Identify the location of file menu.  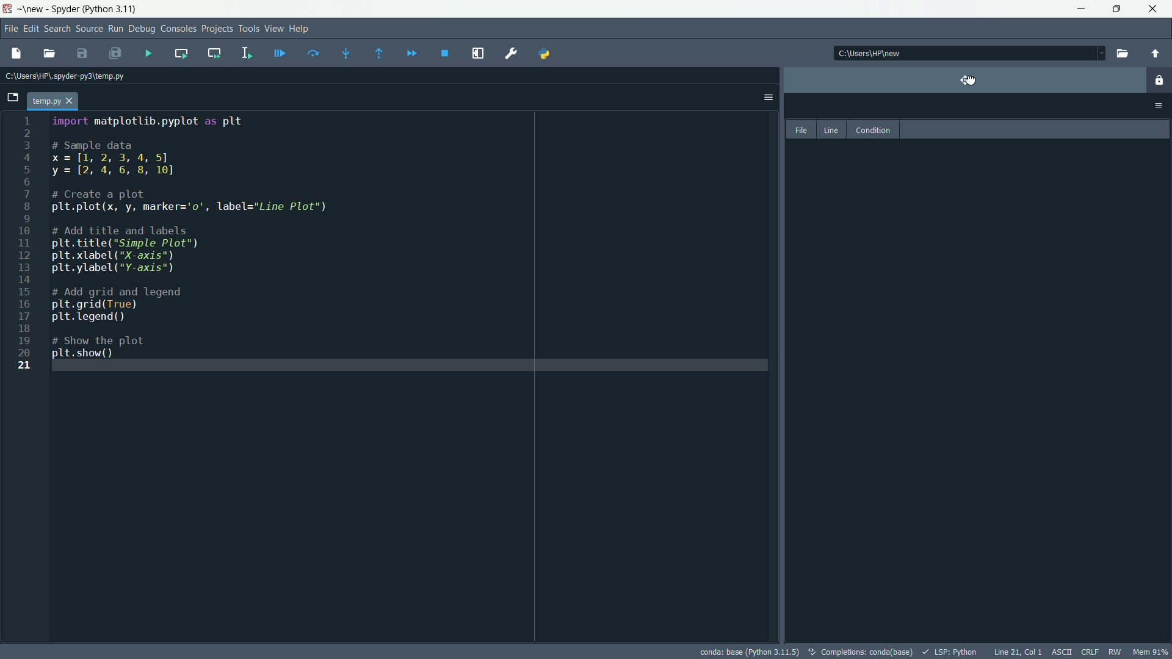
(10, 27).